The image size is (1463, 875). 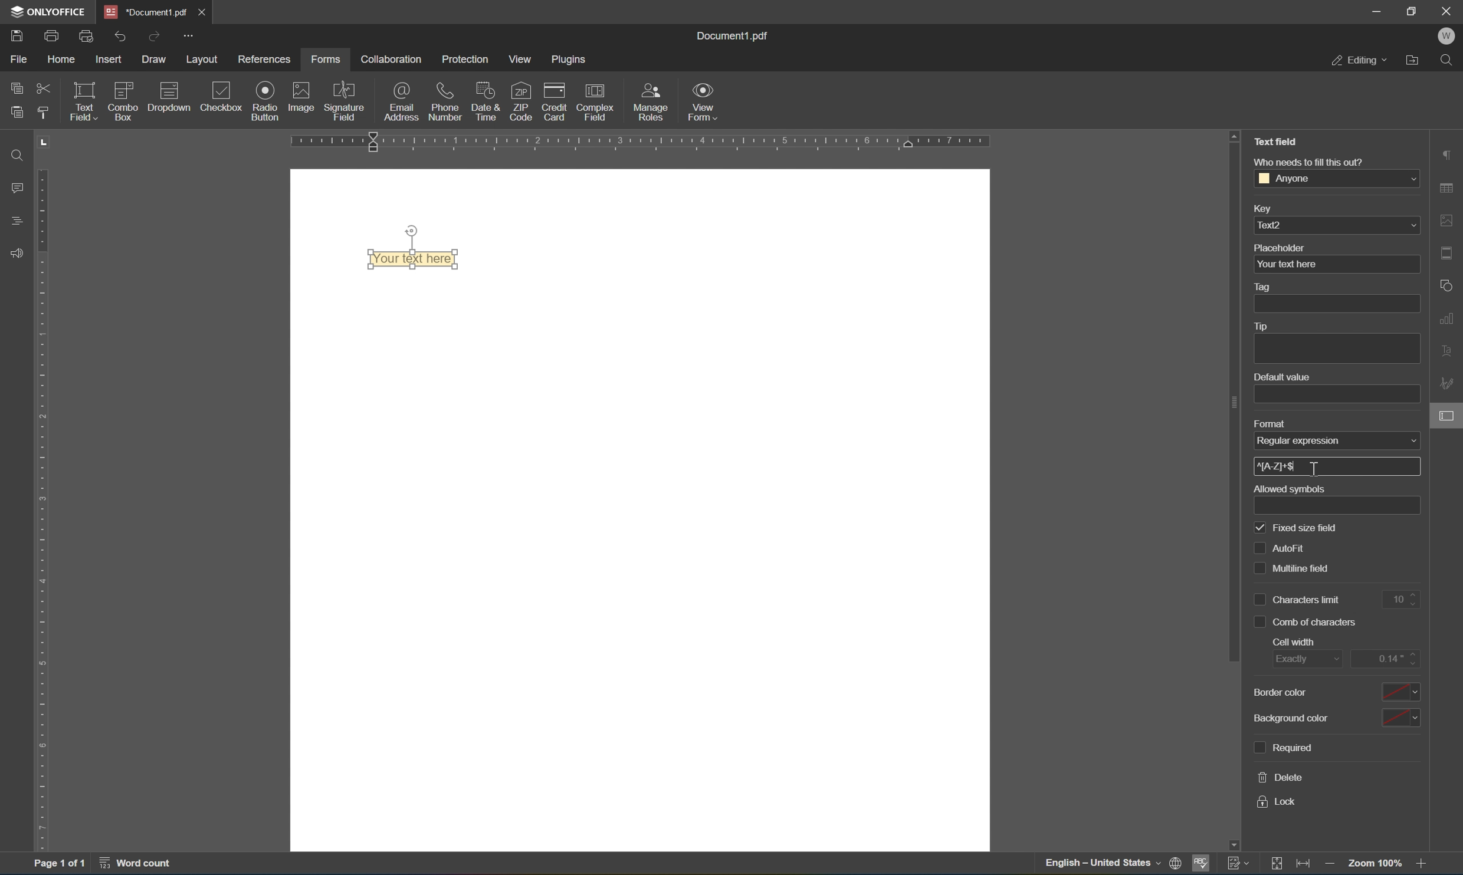 What do you see at coordinates (168, 100) in the screenshot?
I see `dropdown` at bounding box center [168, 100].